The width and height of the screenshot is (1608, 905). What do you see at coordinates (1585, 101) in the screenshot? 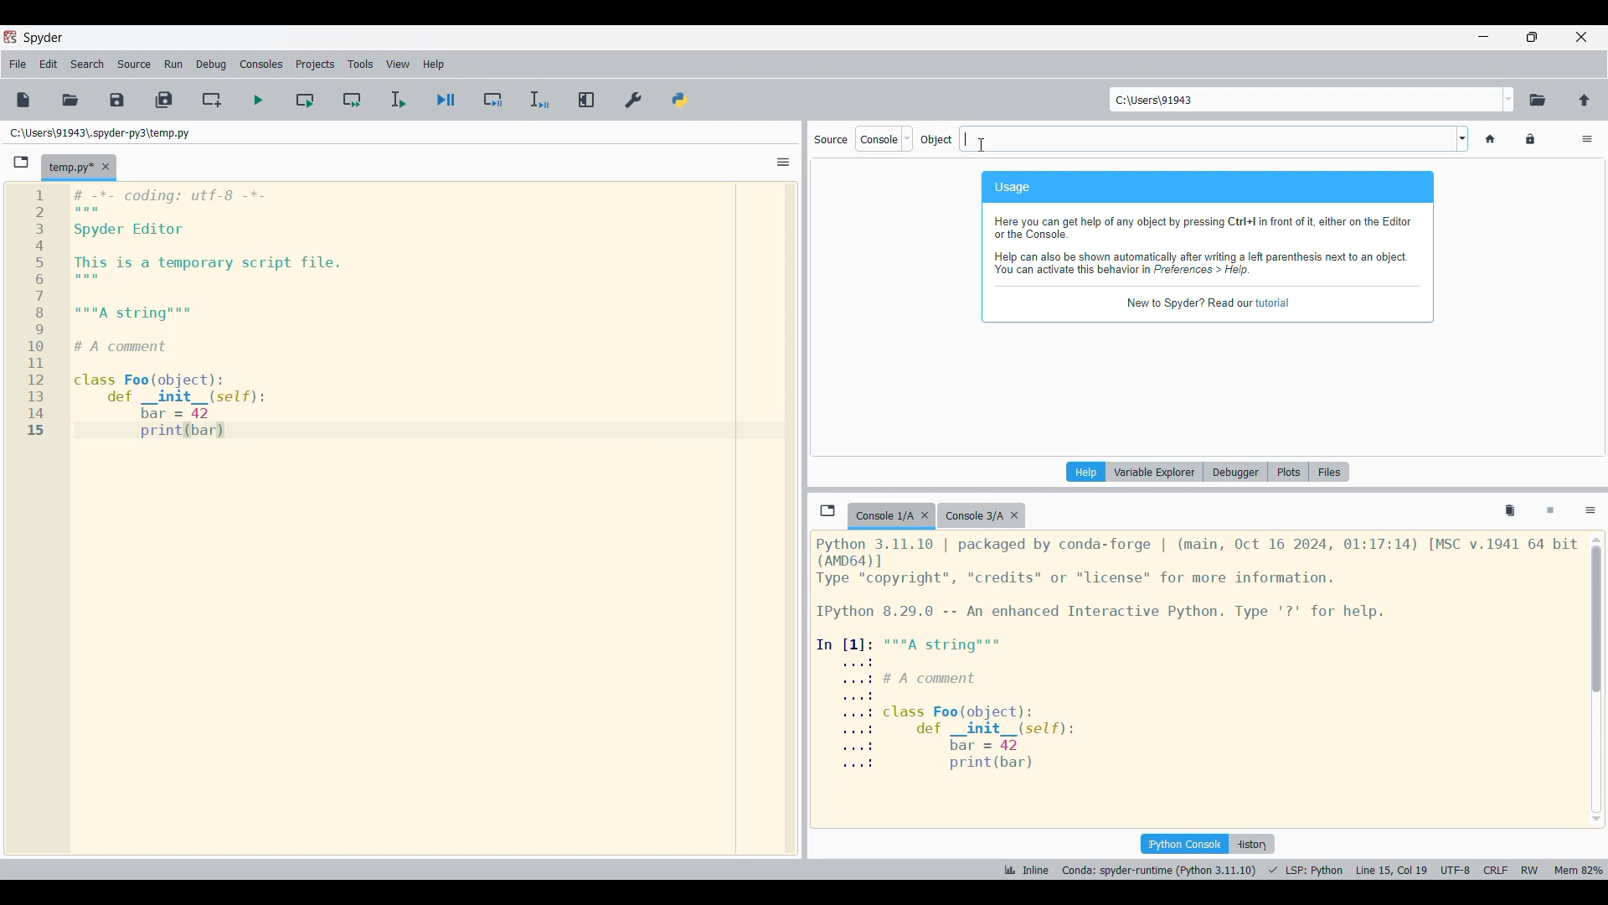
I see `Change to parent directory` at bounding box center [1585, 101].